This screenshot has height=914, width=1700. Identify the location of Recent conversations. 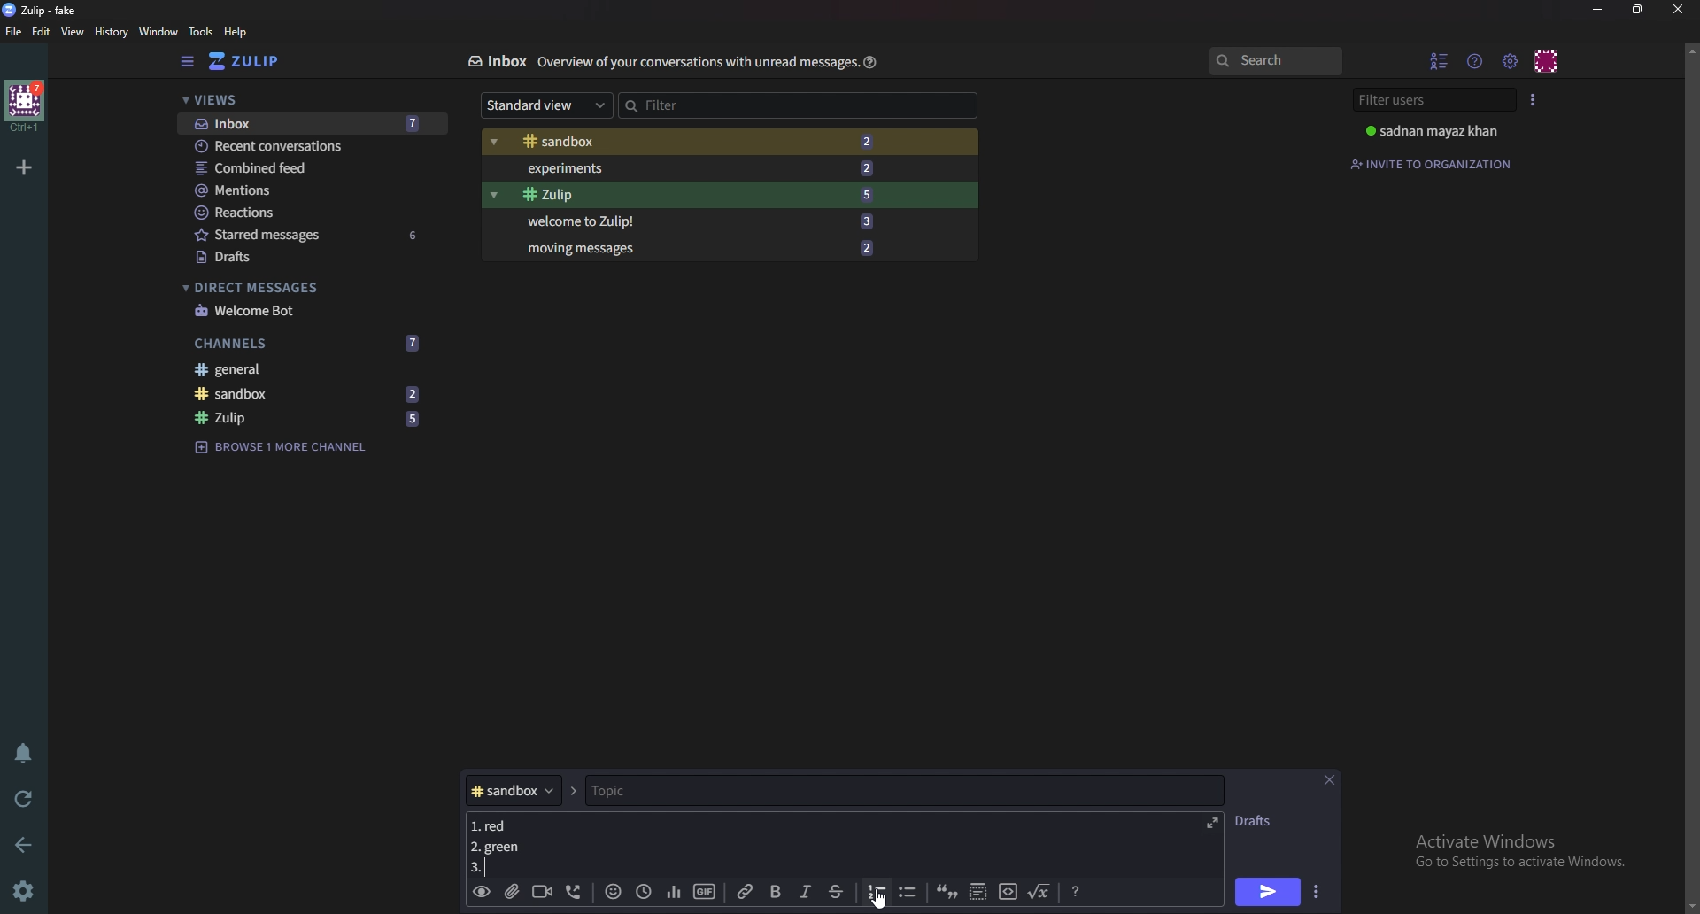
(313, 147).